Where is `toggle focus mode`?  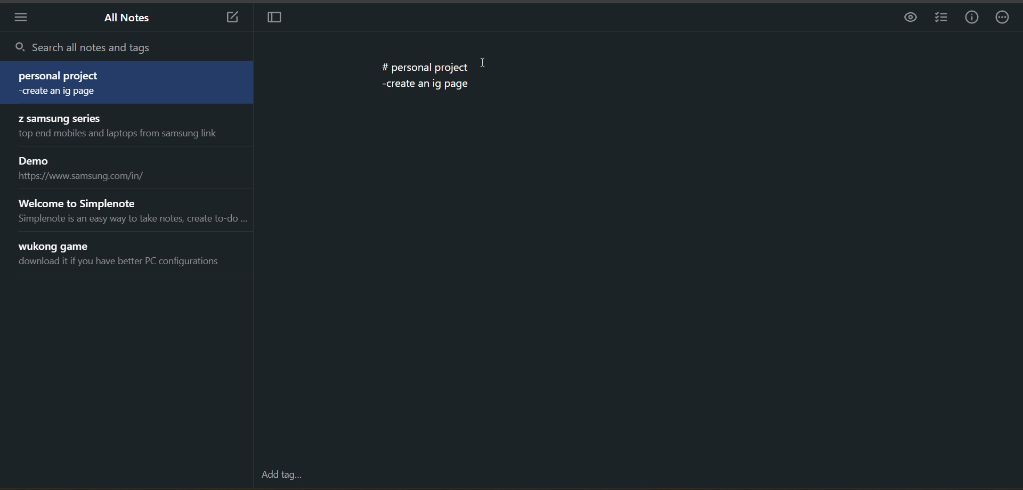 toggle focus mode is located at coordinates (275, 19).